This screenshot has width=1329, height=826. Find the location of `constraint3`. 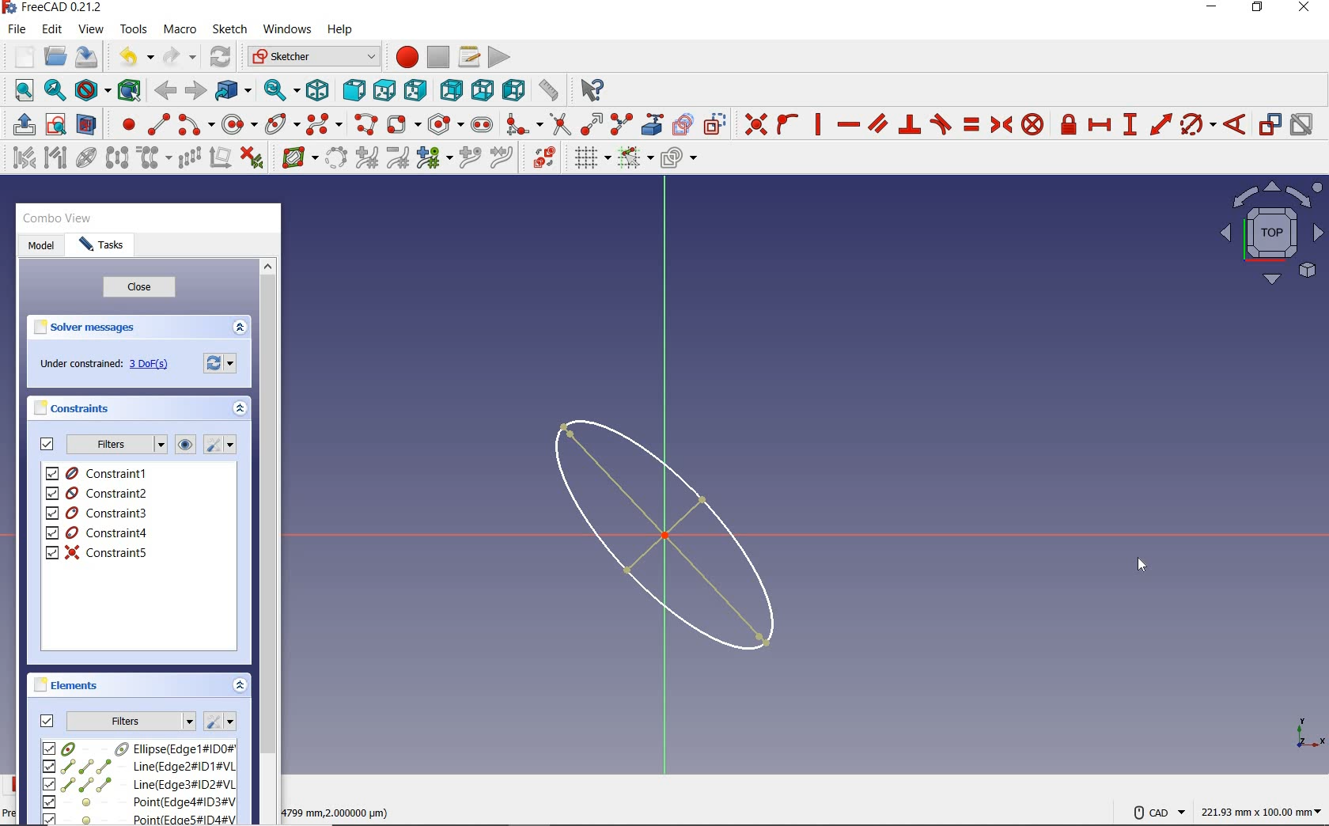

constraint3 is located at coordinates (98, 513).